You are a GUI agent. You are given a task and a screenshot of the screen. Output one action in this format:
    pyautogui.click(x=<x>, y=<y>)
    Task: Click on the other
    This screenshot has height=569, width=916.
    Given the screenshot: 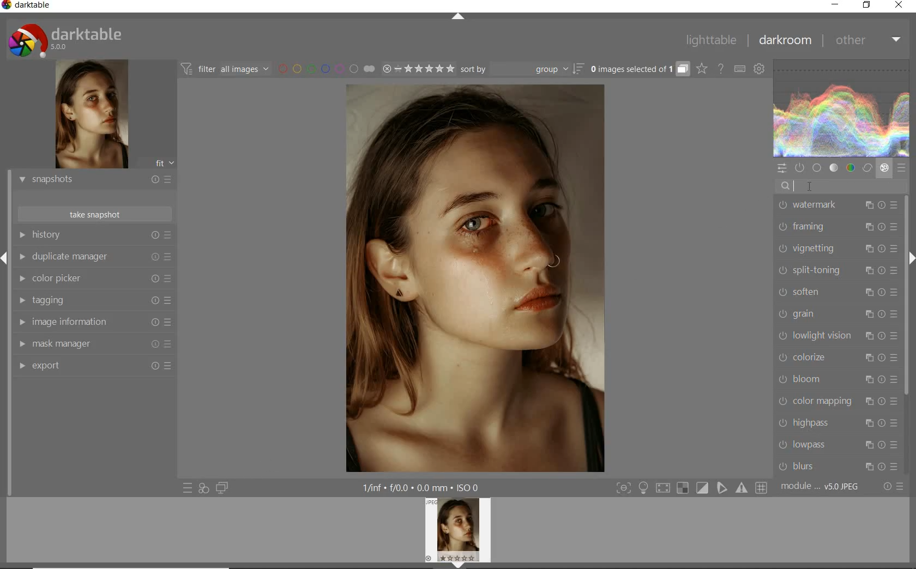 What is the action you would take?
    pyautogui.click(x=866, y=39)
    